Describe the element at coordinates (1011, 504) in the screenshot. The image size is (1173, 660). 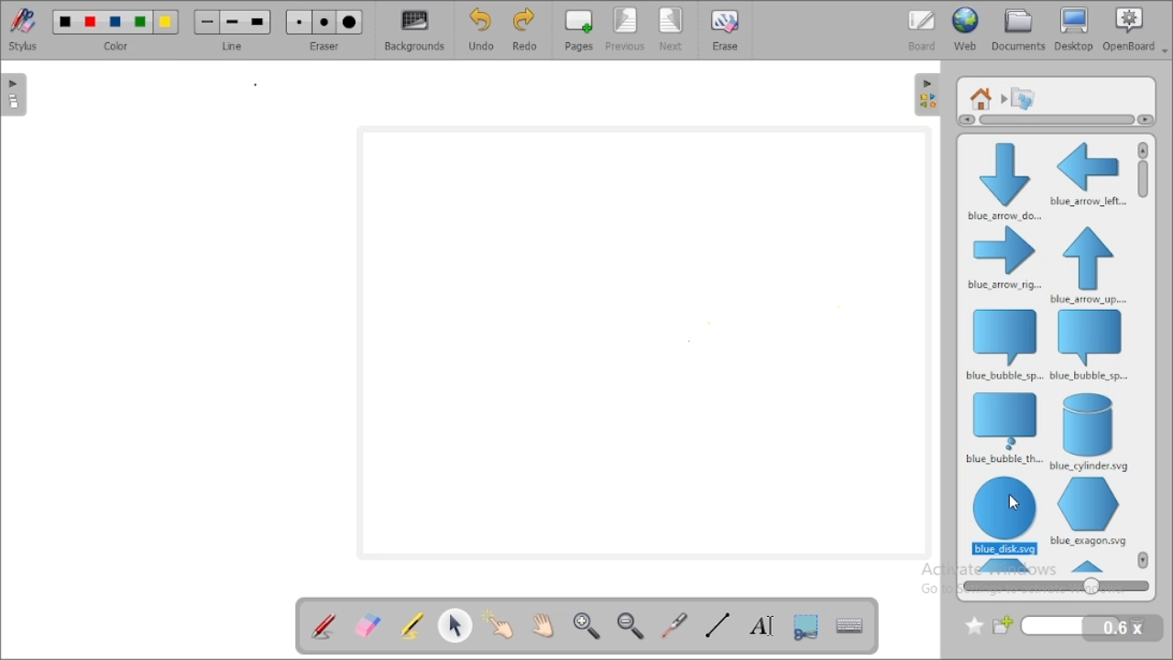
I see `mouse down` at that location.